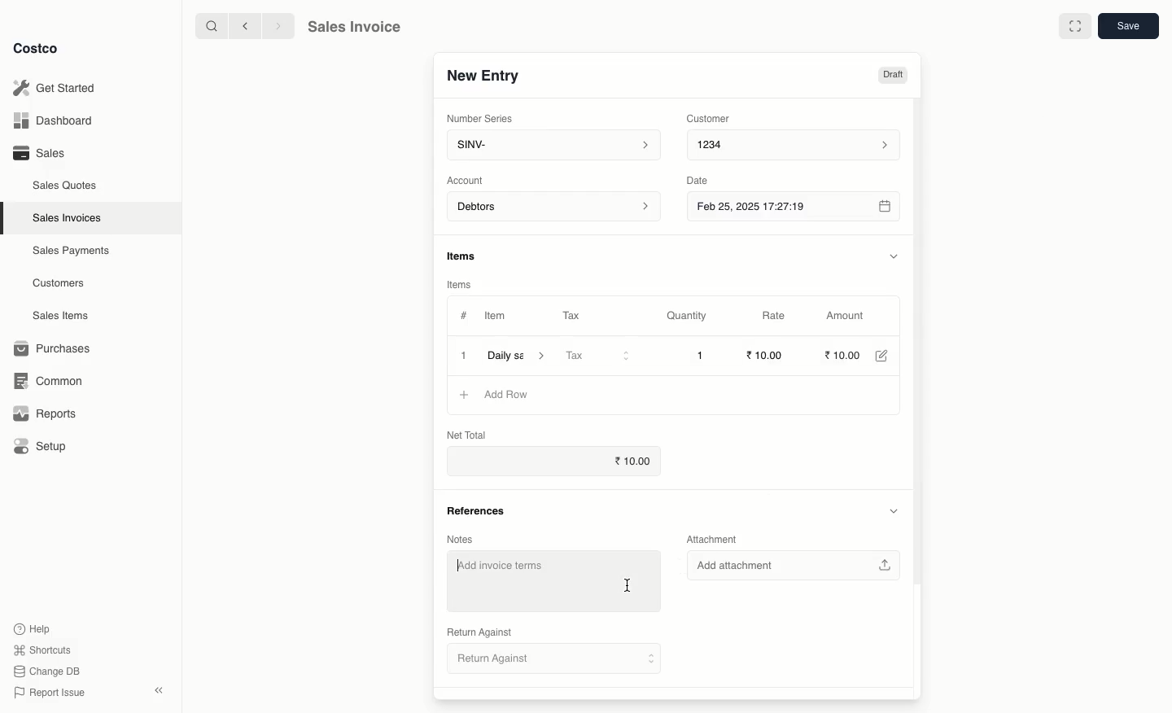 Image resolution: width=1172 pixels, height=713 pixels. Describe the element at coordinates (573, 314) in the screenshot. I see `Tax` at that location.